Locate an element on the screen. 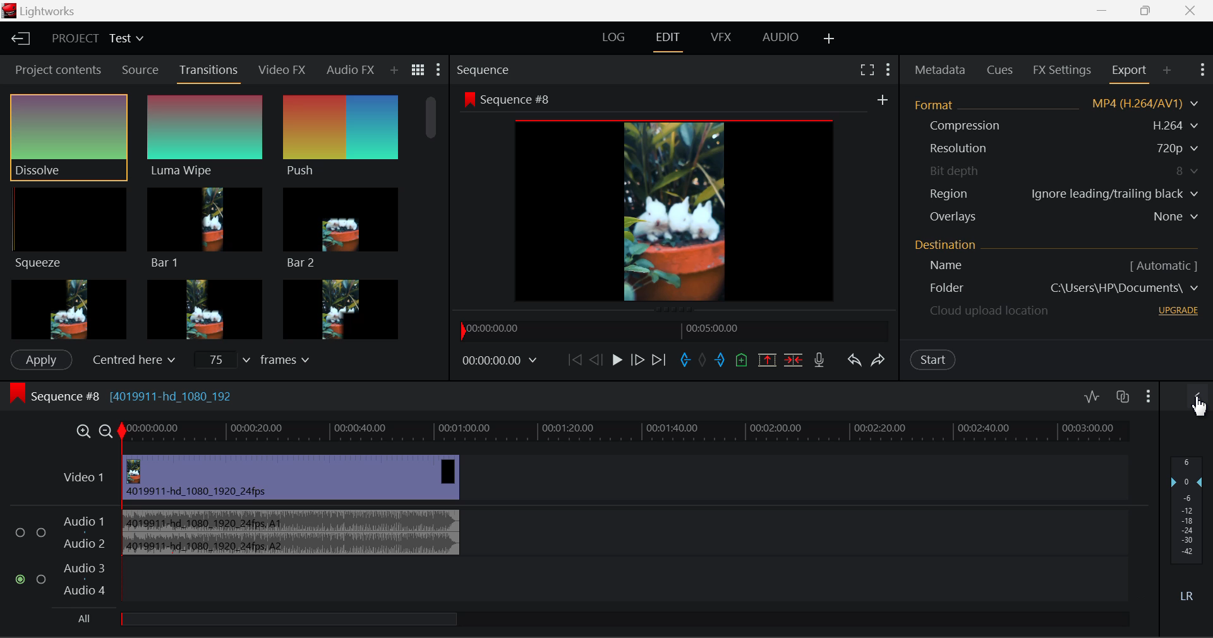 This screenshot has height=638, width=1213. To End is located at coordinates (660, 359).